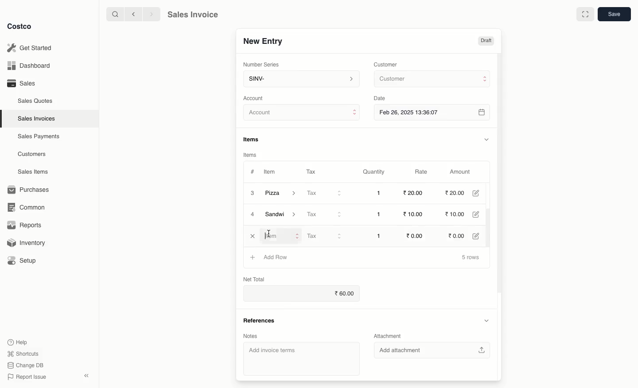 The image size is (638, 388). What do you see at coordinates (615, 15) in the screenshot?
I see `Save` at bounding box center [615, 15].